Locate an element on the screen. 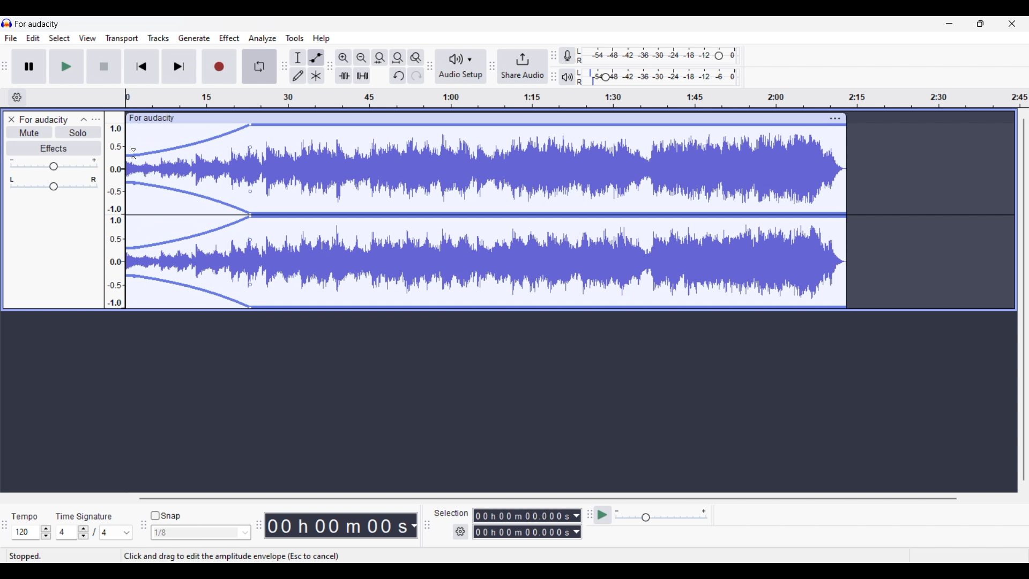 The image size is (1029, 579). Collapse is located at coordinates (84, 120).